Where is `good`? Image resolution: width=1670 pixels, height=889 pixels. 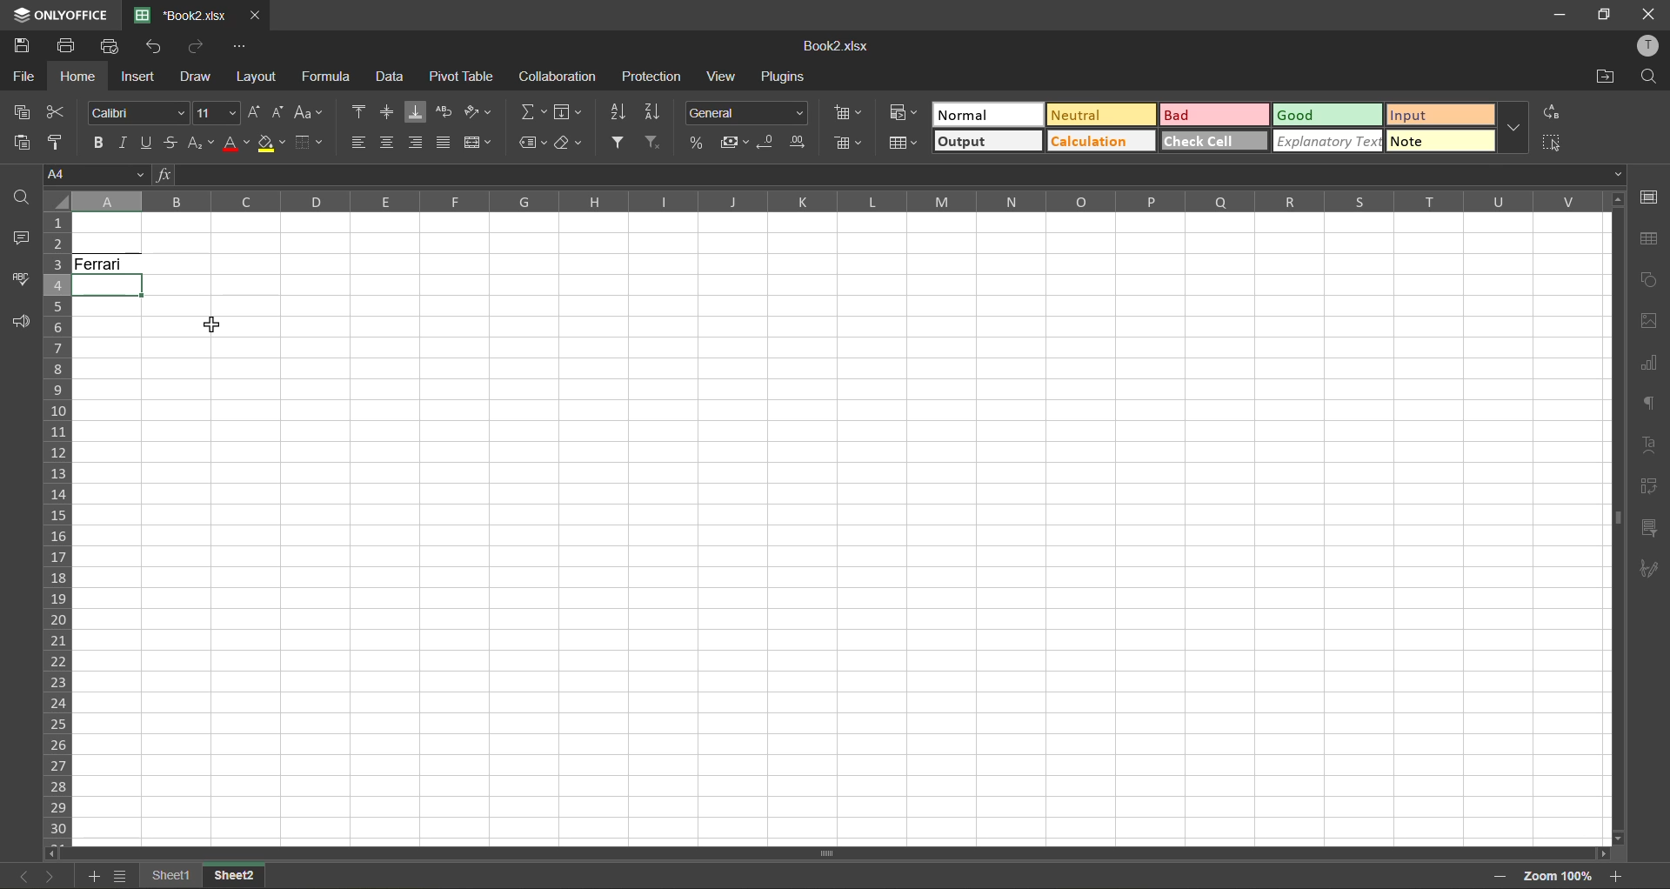
good is located at coordinates (1330, 117).